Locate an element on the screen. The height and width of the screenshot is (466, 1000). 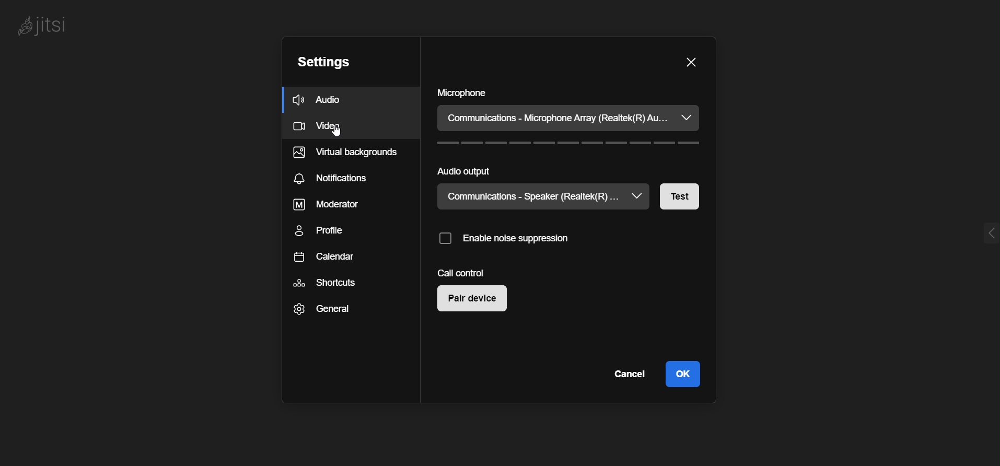
microphone is located at coordinates (468, 94).